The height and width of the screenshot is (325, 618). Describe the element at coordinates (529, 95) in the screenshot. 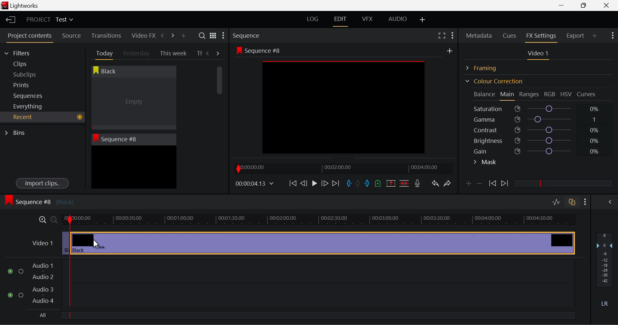

I see `Ranges` at that location.